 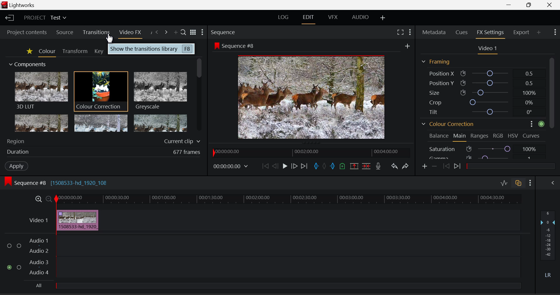 I want to click on HSV, so click(x=514, y=136).